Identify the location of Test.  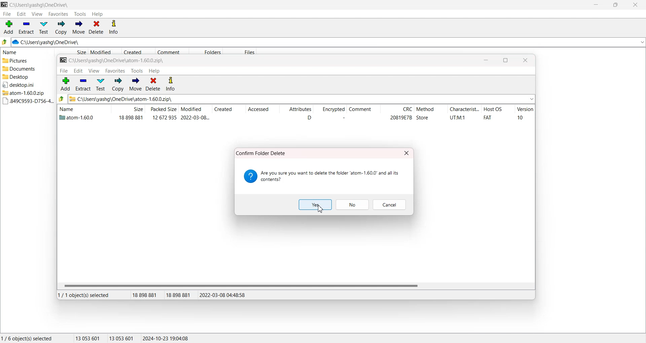
(44, 28).